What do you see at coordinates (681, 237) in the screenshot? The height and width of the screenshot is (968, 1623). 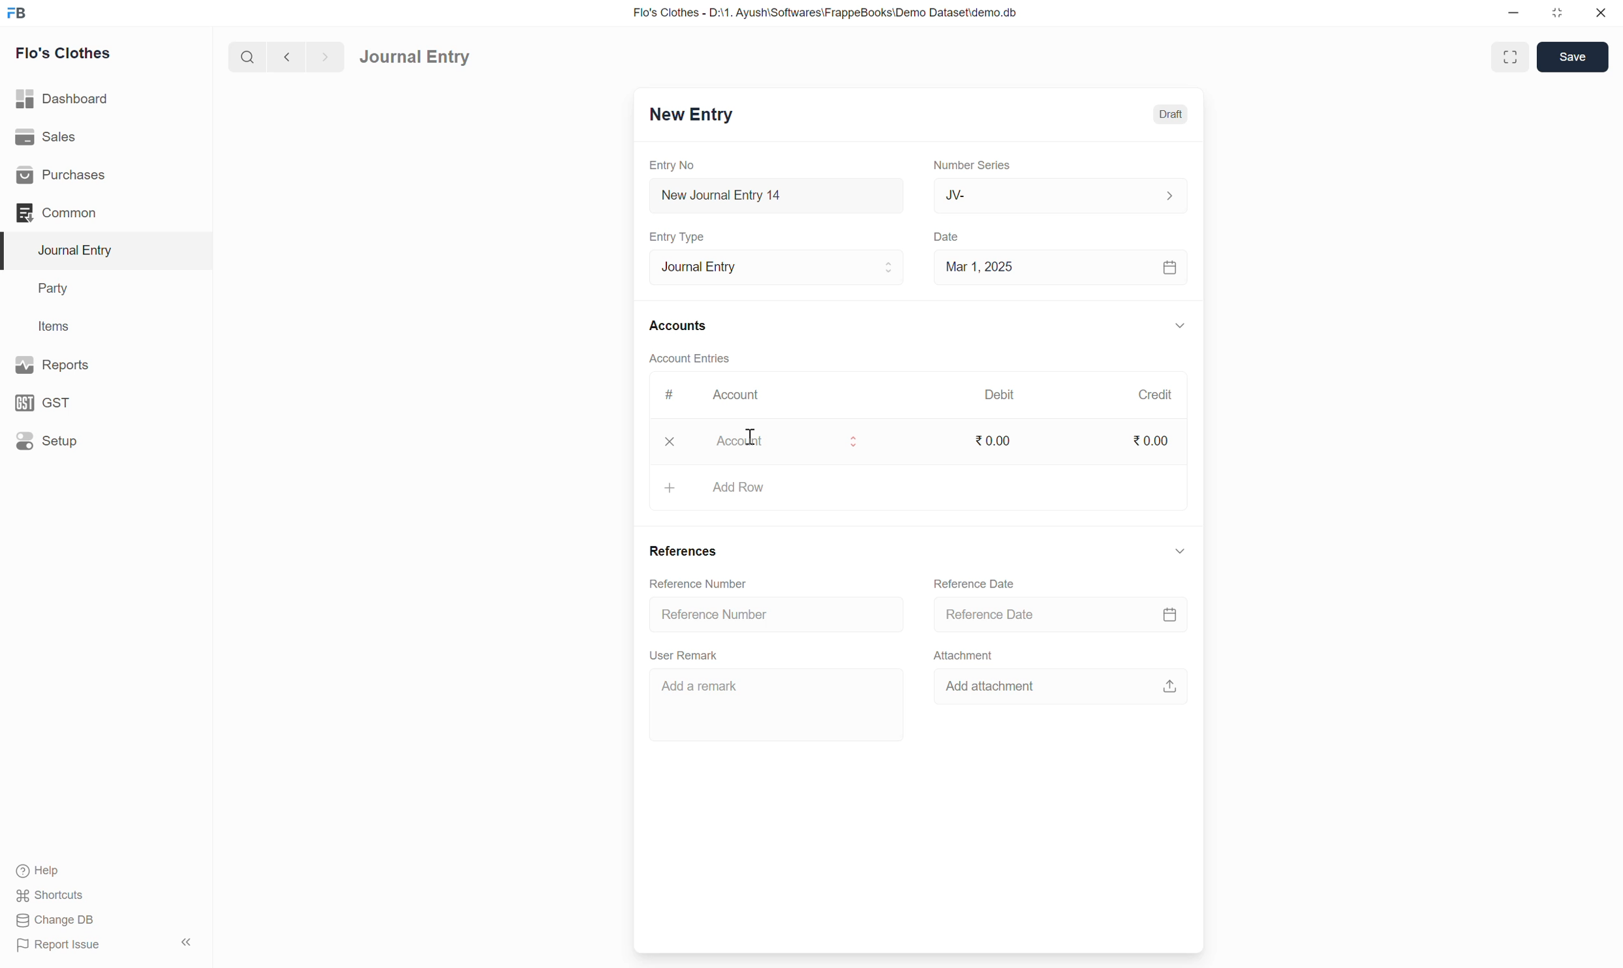 I see `Entry Type` at bounding box center [681, 237].